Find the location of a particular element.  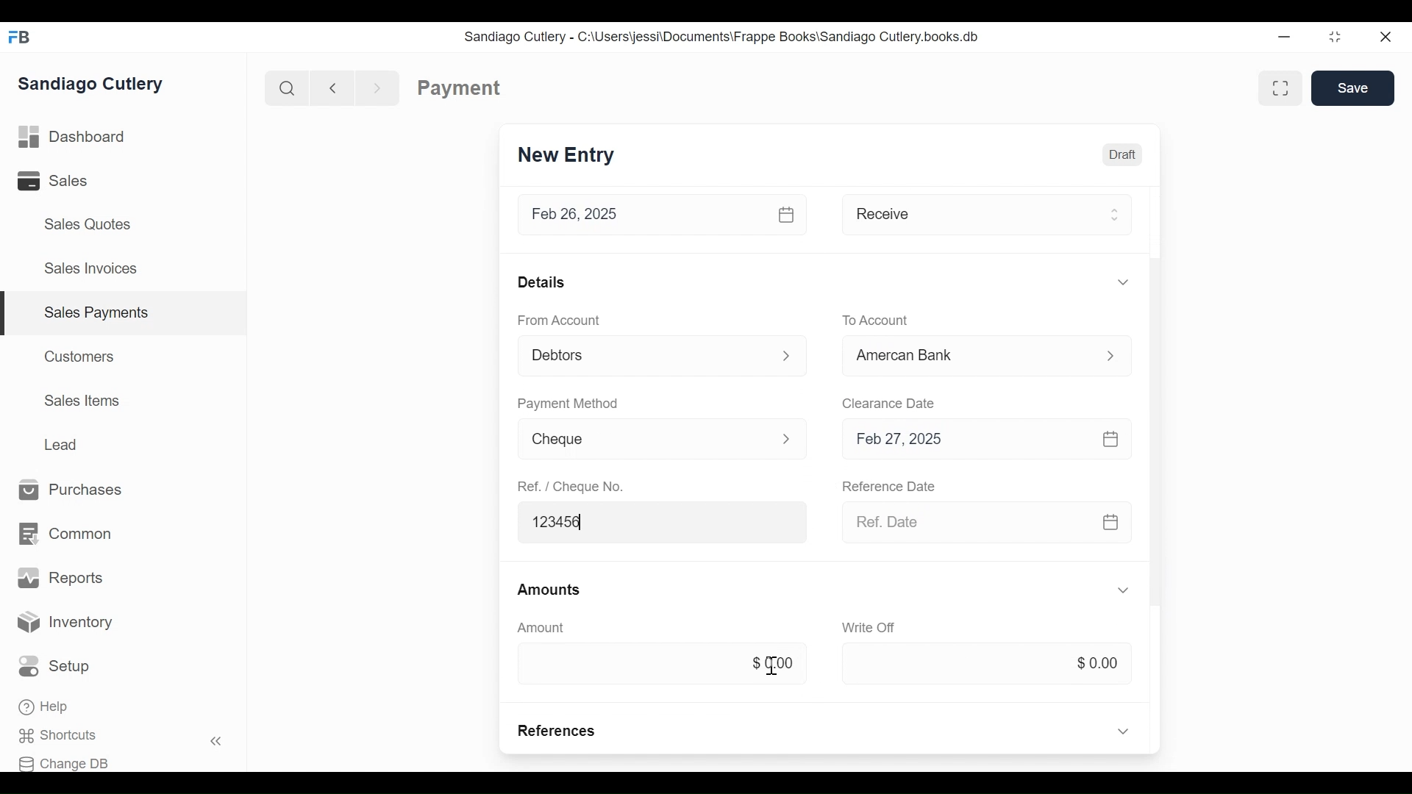

Expand is located at coordinates (1122, 282).